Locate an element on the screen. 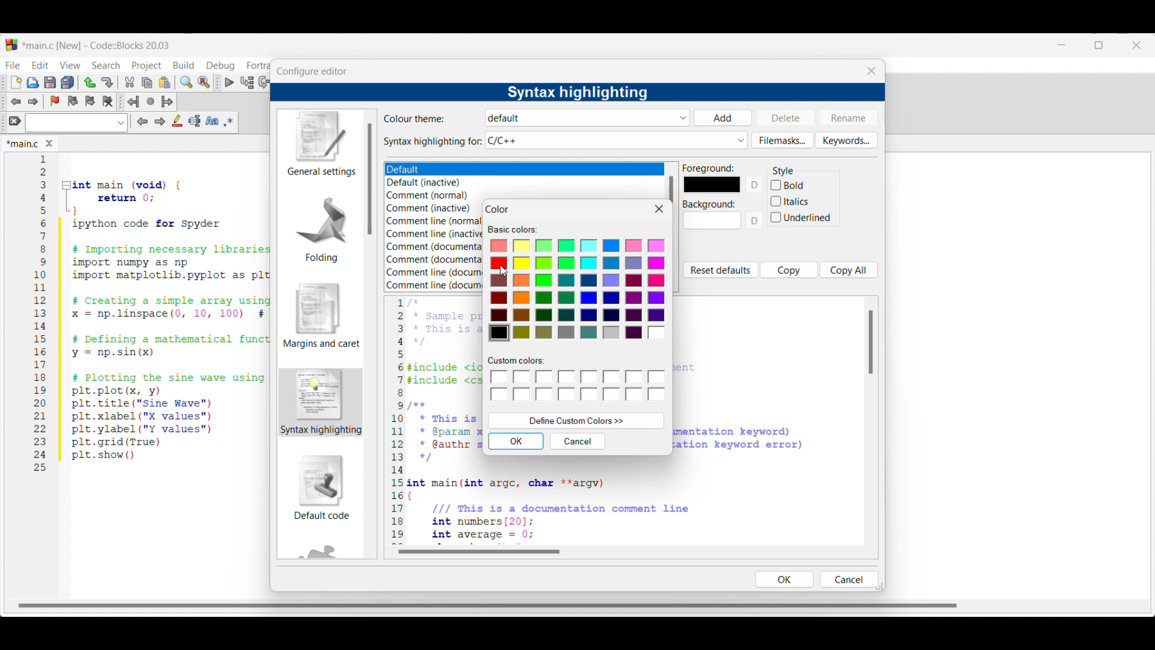  Current code is located at coordinates (153, 314).